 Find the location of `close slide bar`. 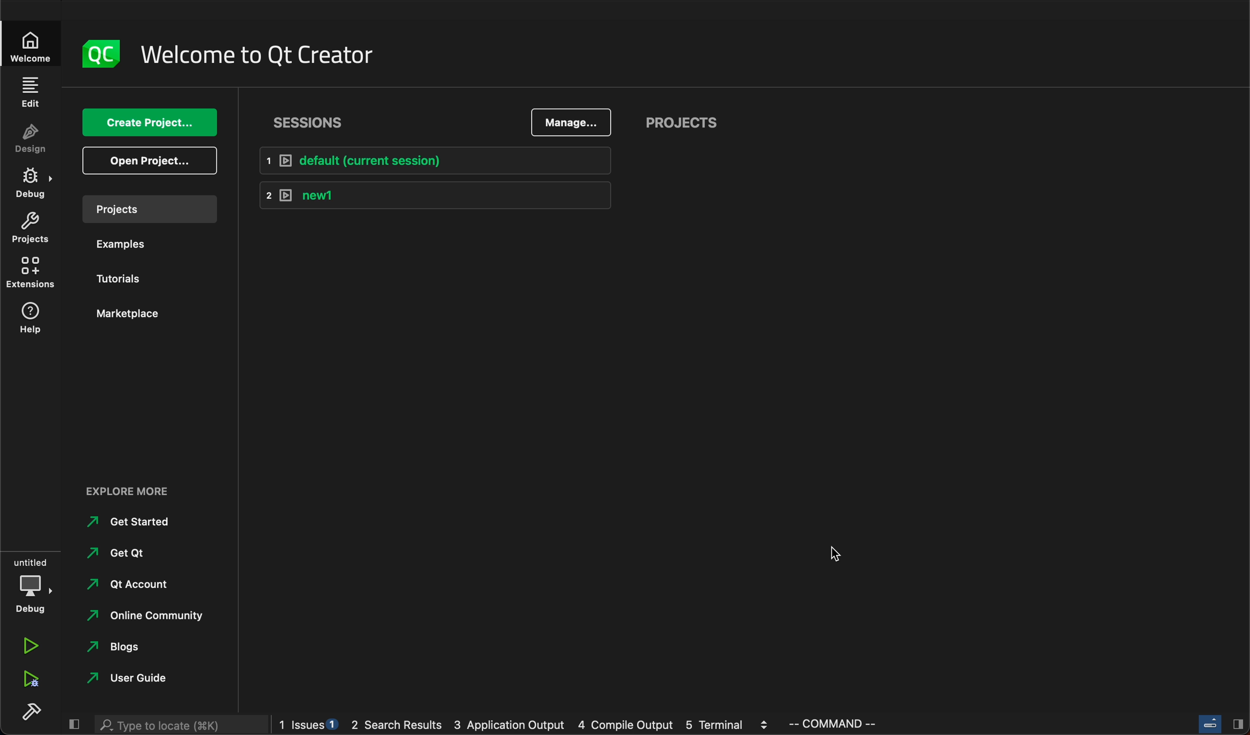

close slide bar is located at coordinates (1216, 725).